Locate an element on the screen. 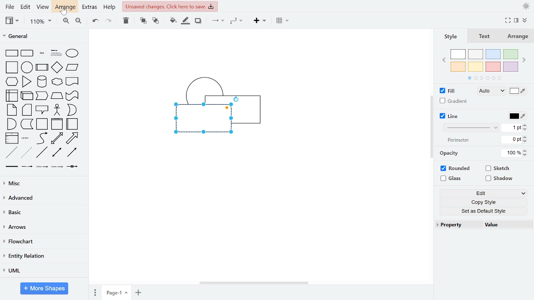  green is located at coordinates (511, 54).